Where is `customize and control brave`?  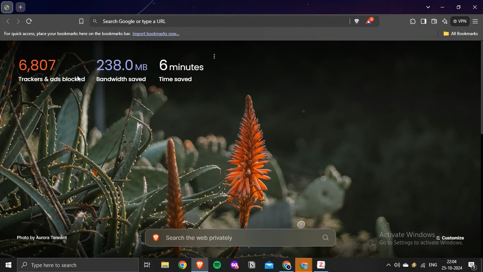 customize and control brave is located at coordinates (476, 22).